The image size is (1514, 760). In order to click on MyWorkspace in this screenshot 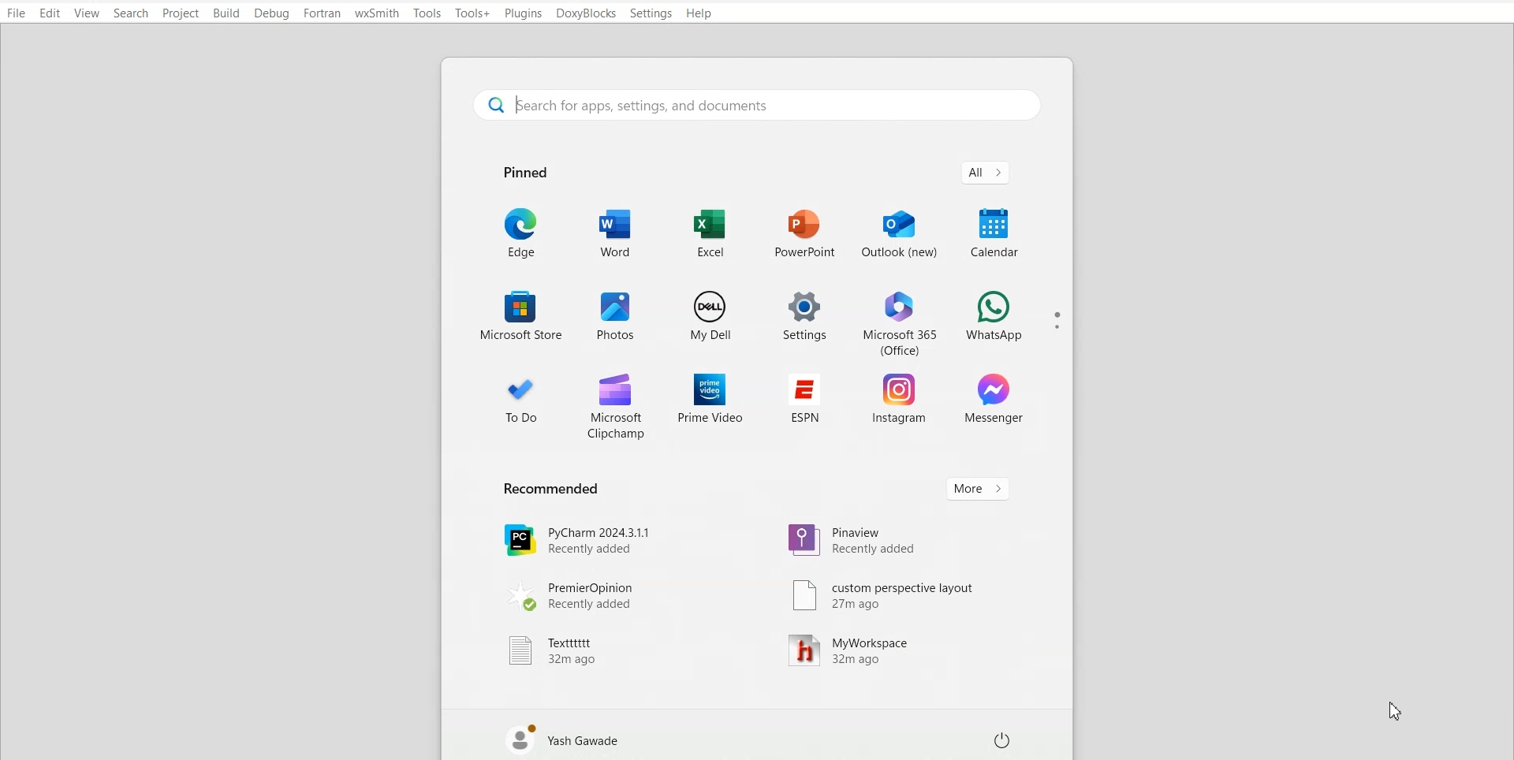, I will do `click(850, 649)`.